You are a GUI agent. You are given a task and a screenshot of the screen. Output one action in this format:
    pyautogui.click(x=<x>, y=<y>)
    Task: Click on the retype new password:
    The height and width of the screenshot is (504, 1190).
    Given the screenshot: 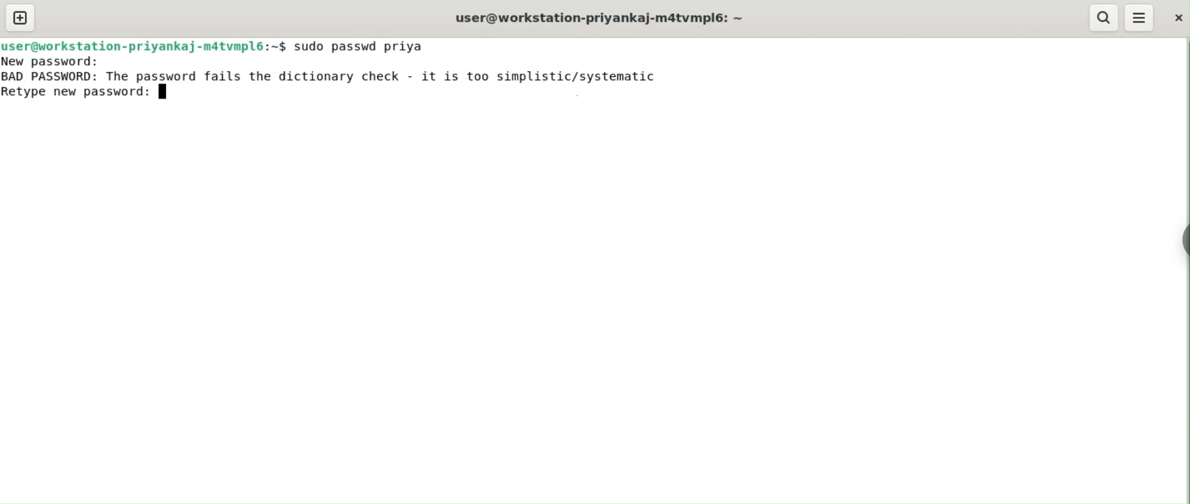 What is the action you would take?
    pyautogui.click(x=76, y=94)
    